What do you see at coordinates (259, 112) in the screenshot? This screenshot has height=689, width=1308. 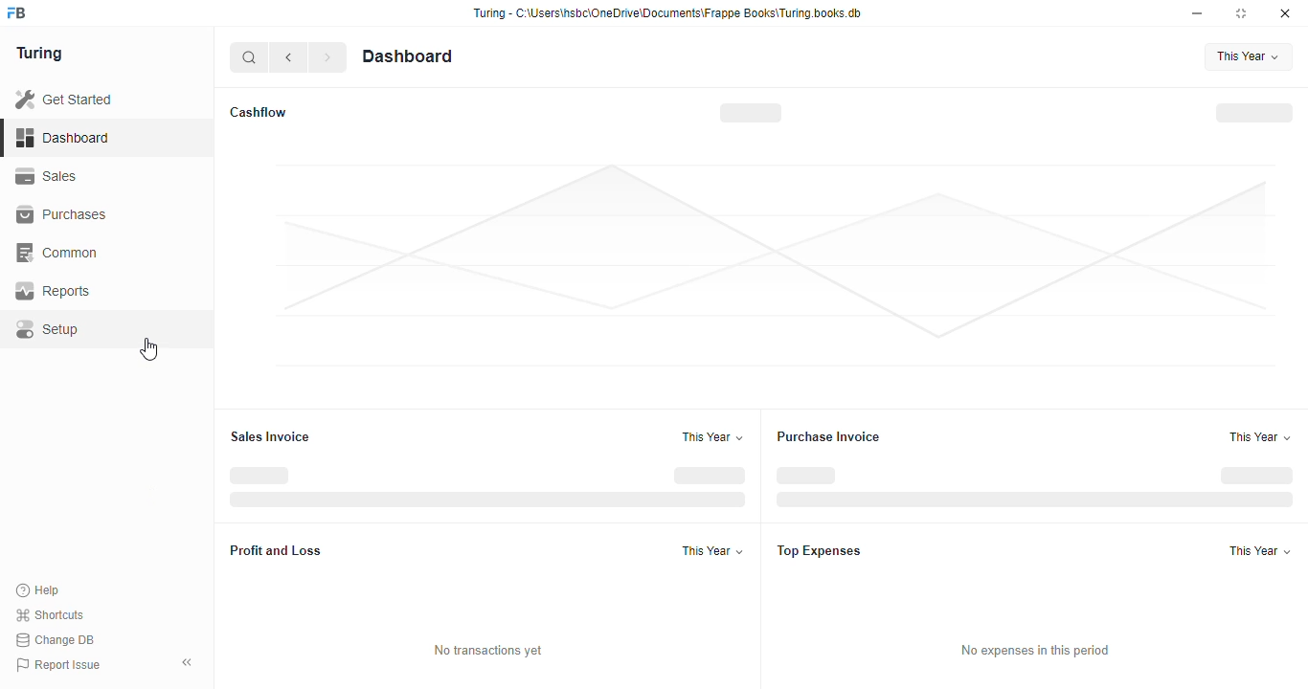 I see `cashflow` at bounding box center [259, 112].